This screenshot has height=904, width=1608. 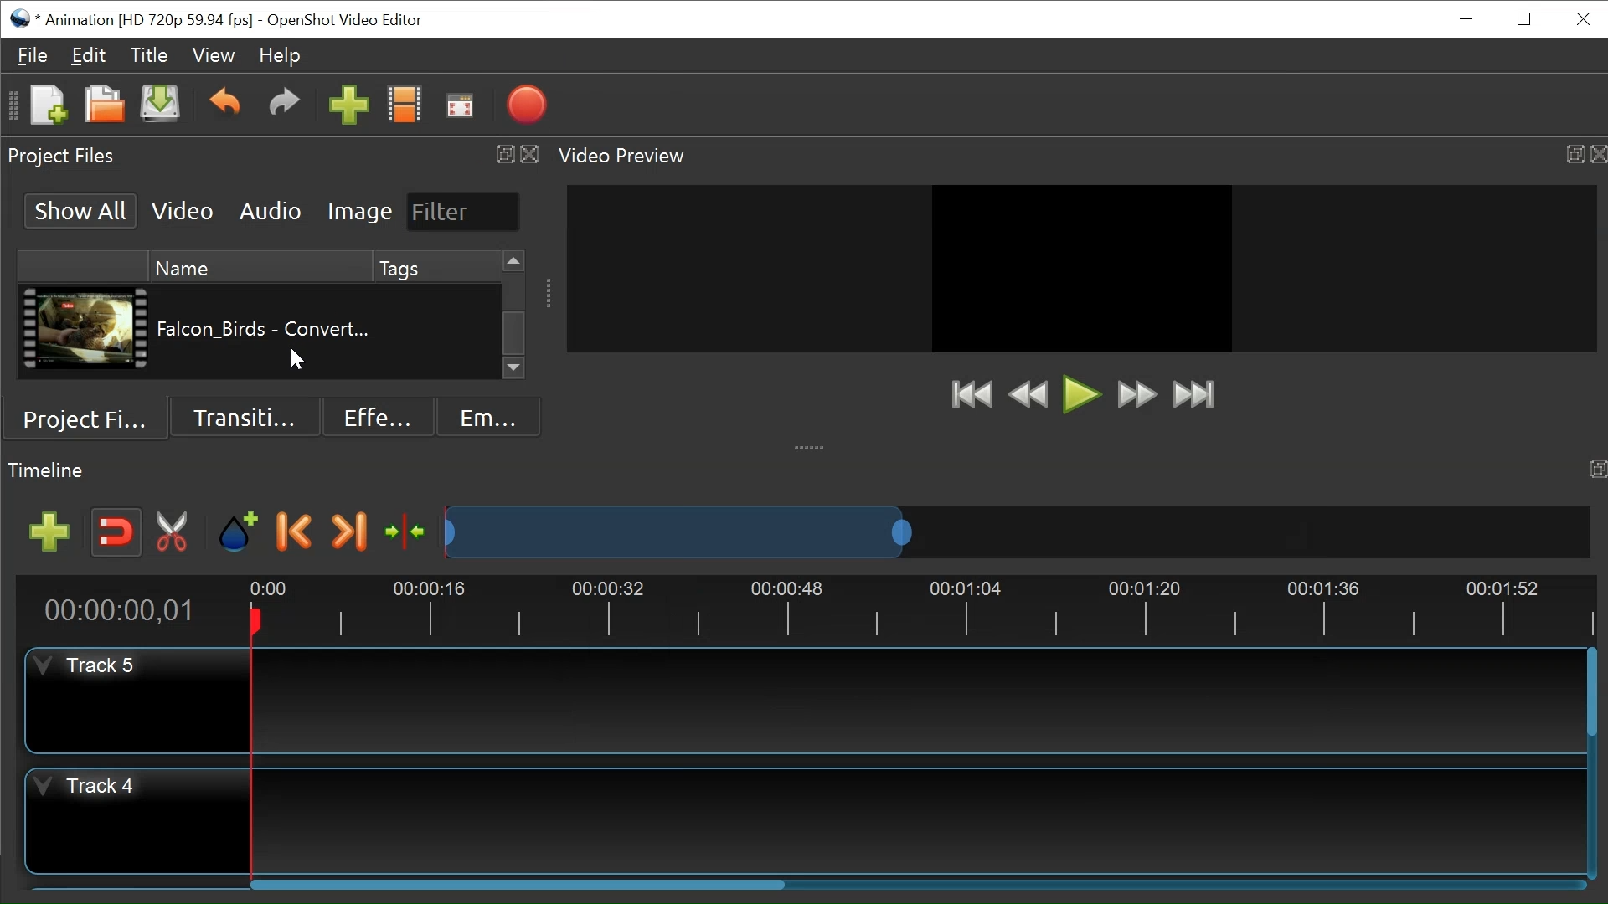 What do you see at coordinates (919, 822) in the screenshot?
I see `Track Panel` at bounding box center [919, 822].